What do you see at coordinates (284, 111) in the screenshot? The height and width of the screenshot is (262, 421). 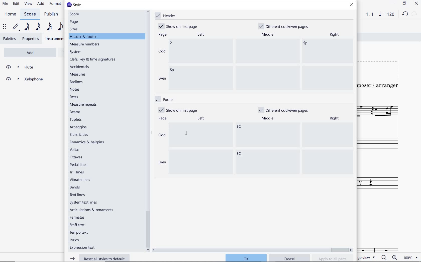 I see `different odd/even` at bounding box center [284, 111].